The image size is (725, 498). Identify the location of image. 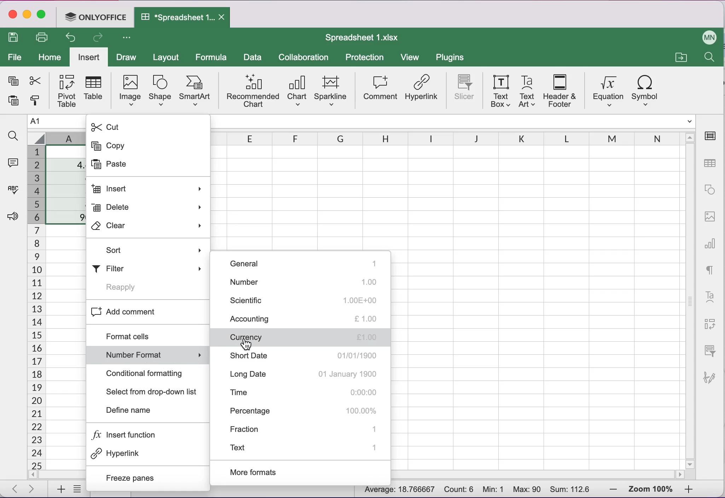
(711, 216).